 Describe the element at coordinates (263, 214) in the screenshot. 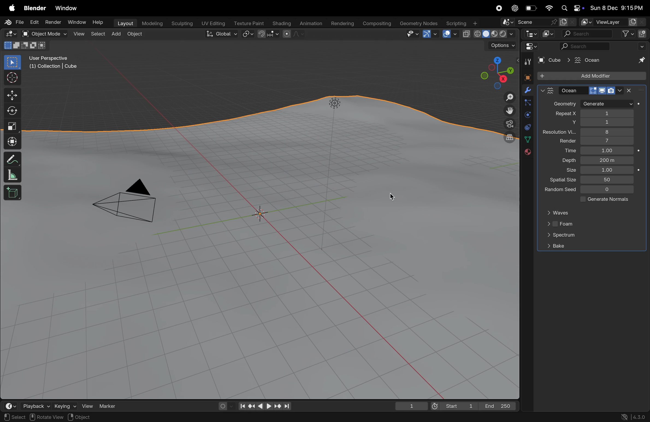

I see `boject` at that location.